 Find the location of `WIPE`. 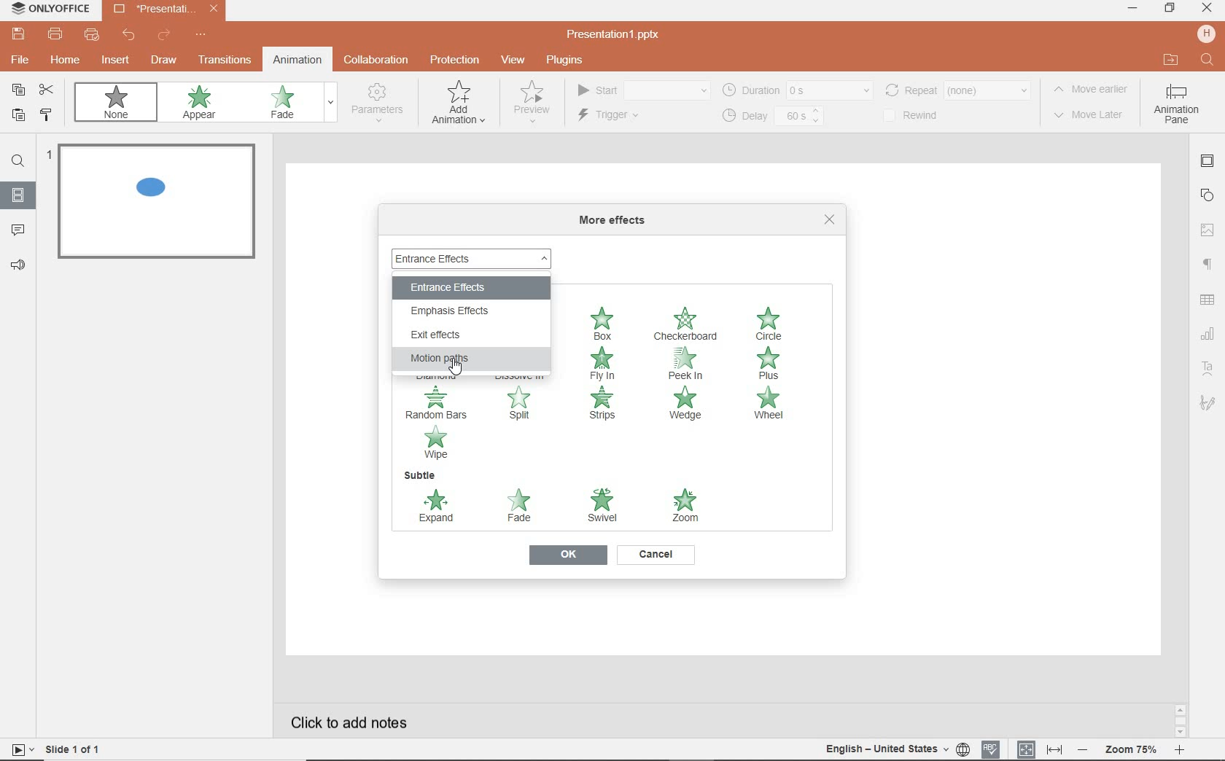

WIPE is located at coordinates (437, 443).